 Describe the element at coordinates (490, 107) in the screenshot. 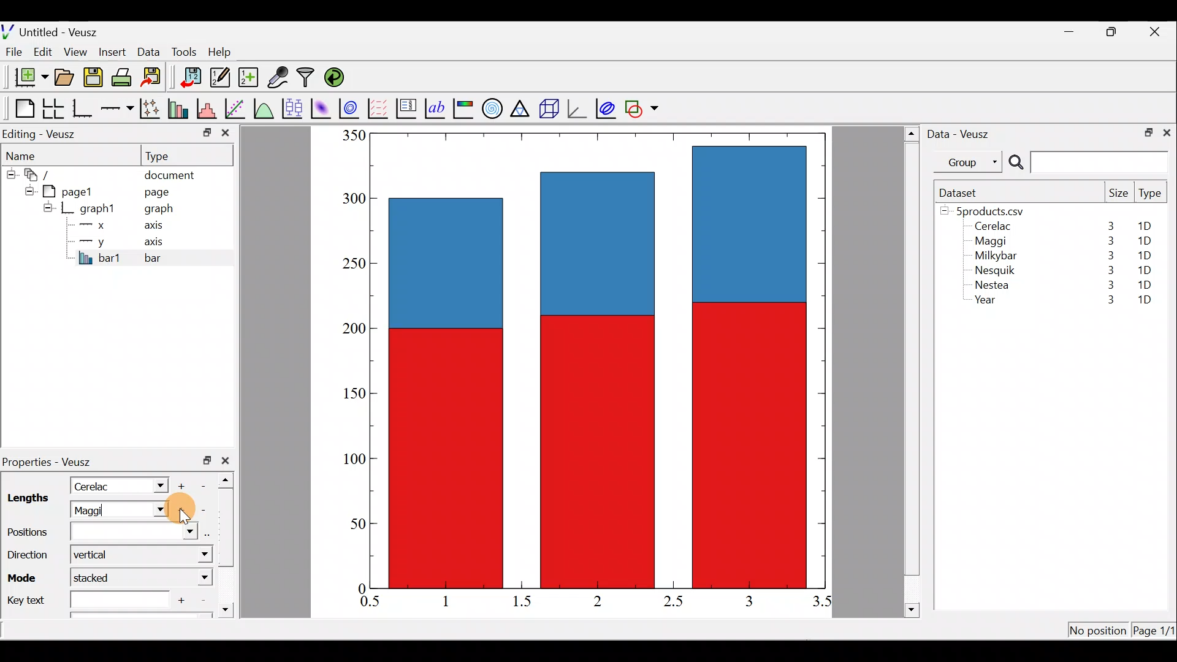

I see `Polar graph` at that location.